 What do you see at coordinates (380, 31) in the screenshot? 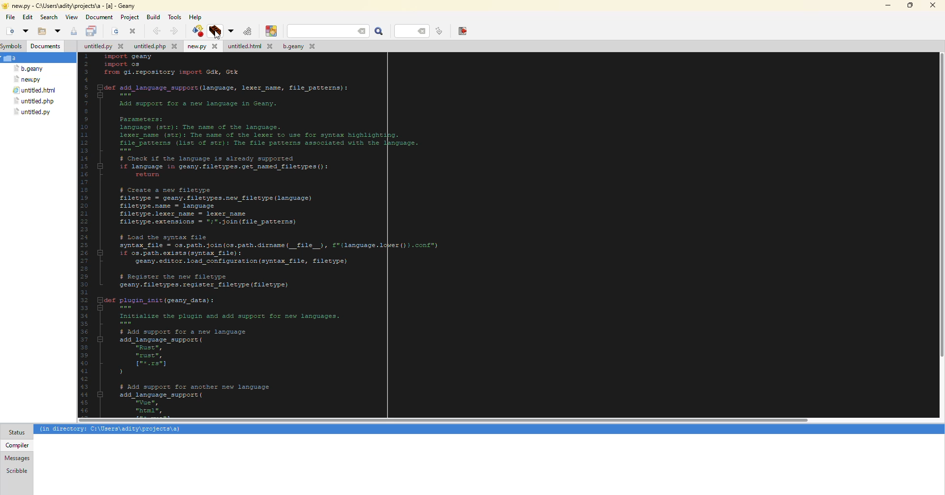
I see `search` at bounding box center [380, 31].